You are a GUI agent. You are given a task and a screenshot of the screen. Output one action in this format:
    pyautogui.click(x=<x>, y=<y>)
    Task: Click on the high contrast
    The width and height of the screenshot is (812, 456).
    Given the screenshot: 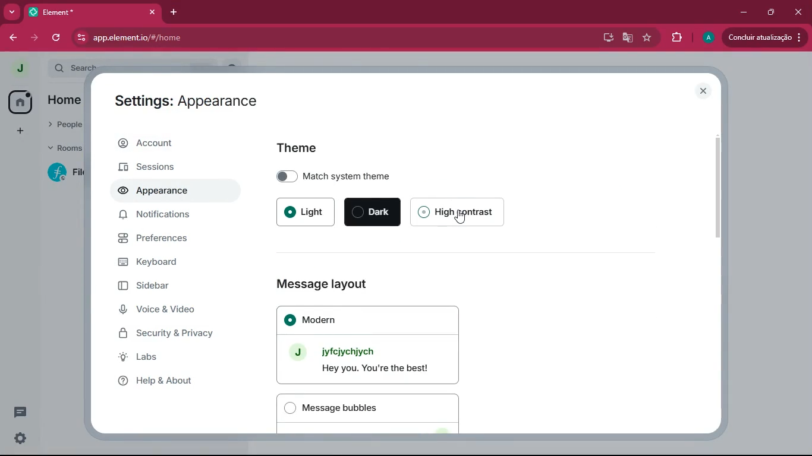 What is the action you would take?
    pyautogui.click(x=462, y=211)
    